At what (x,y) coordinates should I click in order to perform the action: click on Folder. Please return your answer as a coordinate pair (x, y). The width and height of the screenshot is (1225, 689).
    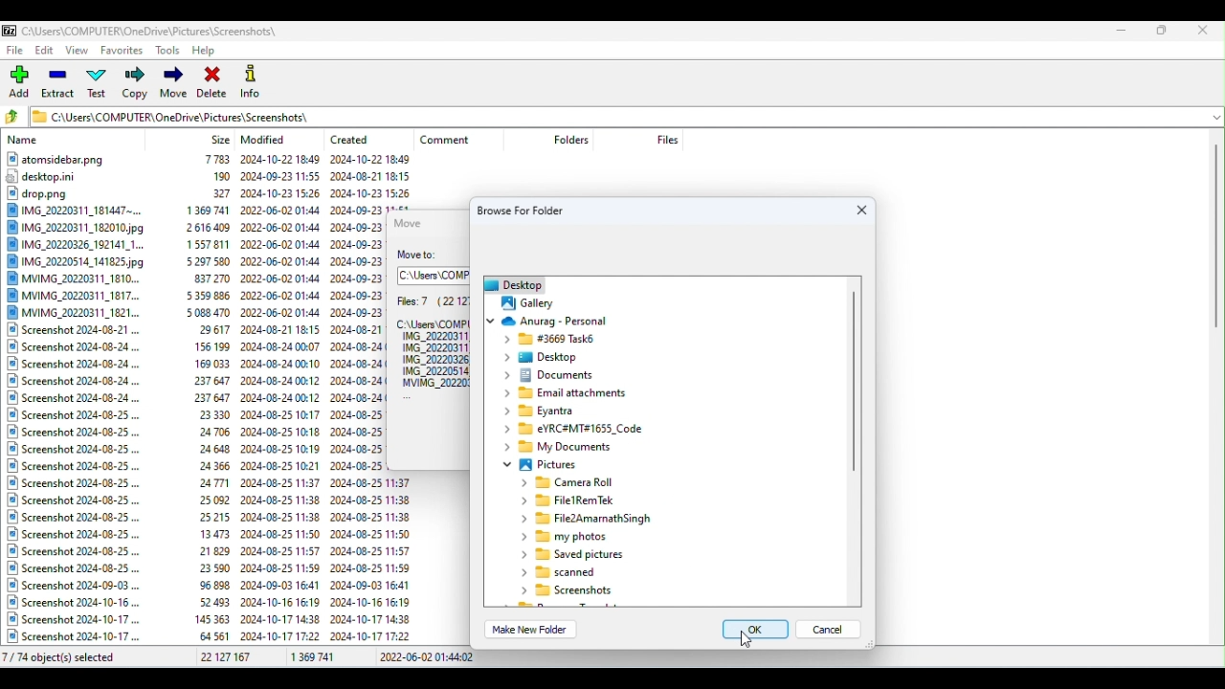
    Looking at the image, I should click on (561, 449).